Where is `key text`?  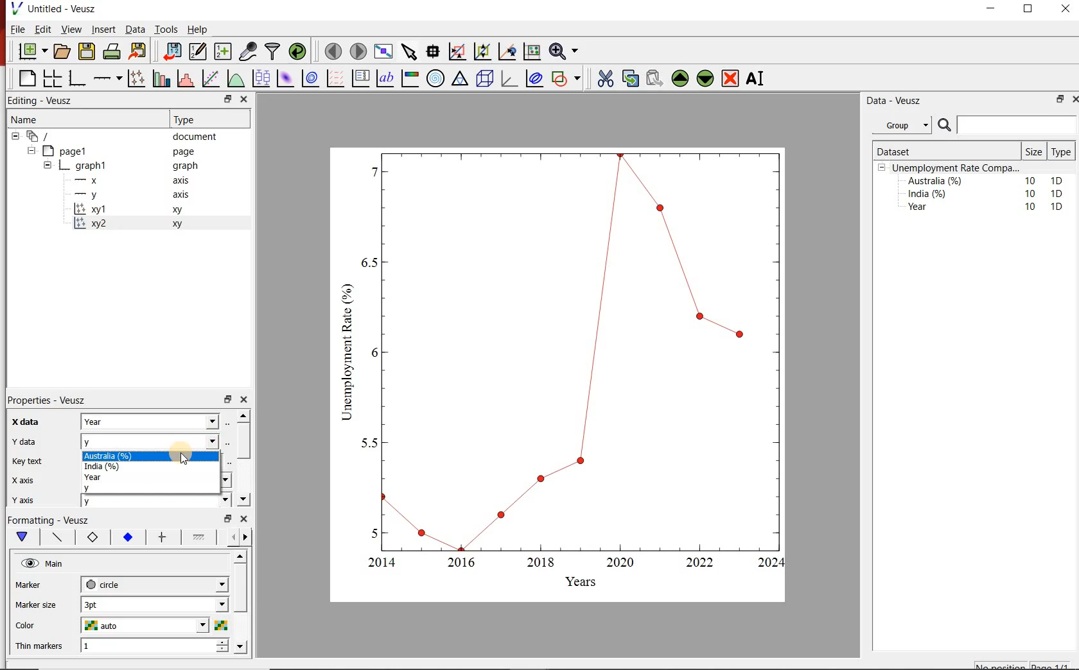
key text is located at coordinates (26, 461).